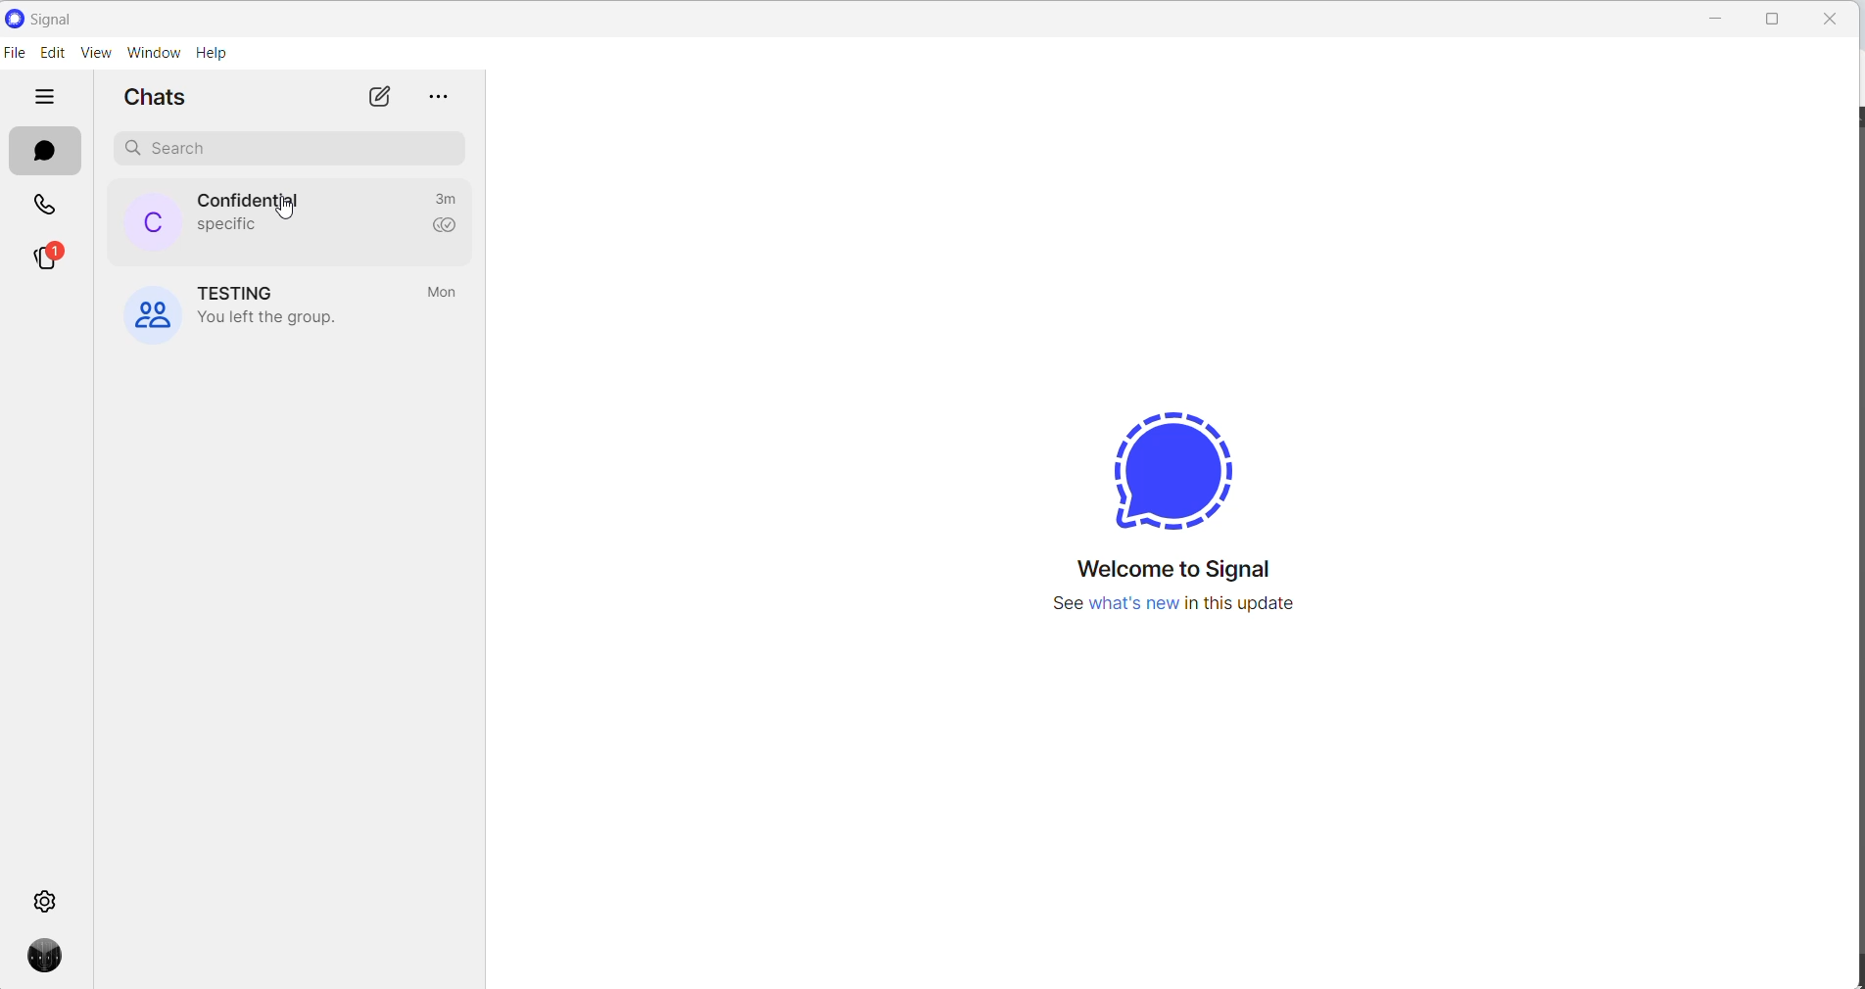 The width and height of the screenshot is (1865, 989). Describe the element at coordinates (48, 205) in the screenshot. I see `calls` at that location.